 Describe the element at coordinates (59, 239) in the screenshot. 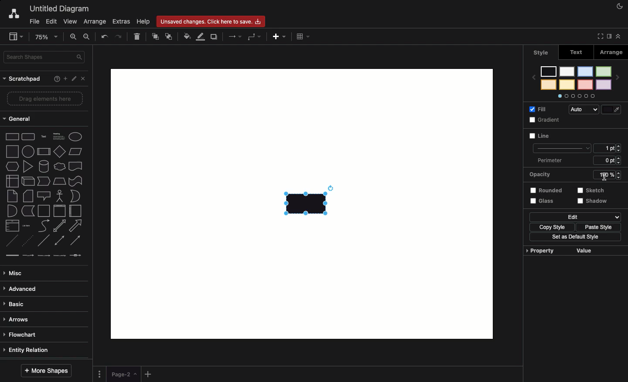

I see `bidirectional connector` at that location.